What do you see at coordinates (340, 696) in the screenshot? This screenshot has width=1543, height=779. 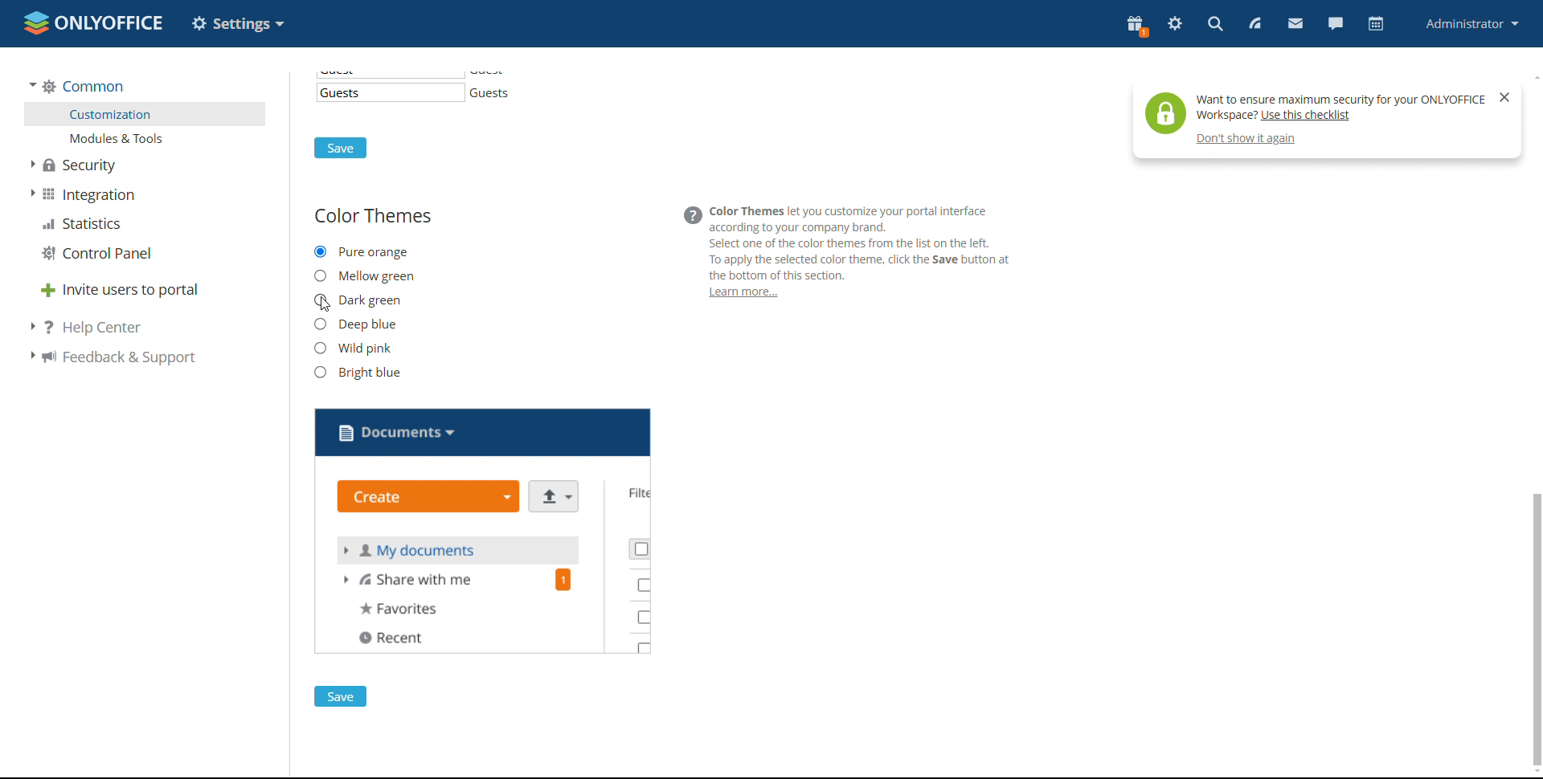 I see `save` at bounding box center [340, 696].